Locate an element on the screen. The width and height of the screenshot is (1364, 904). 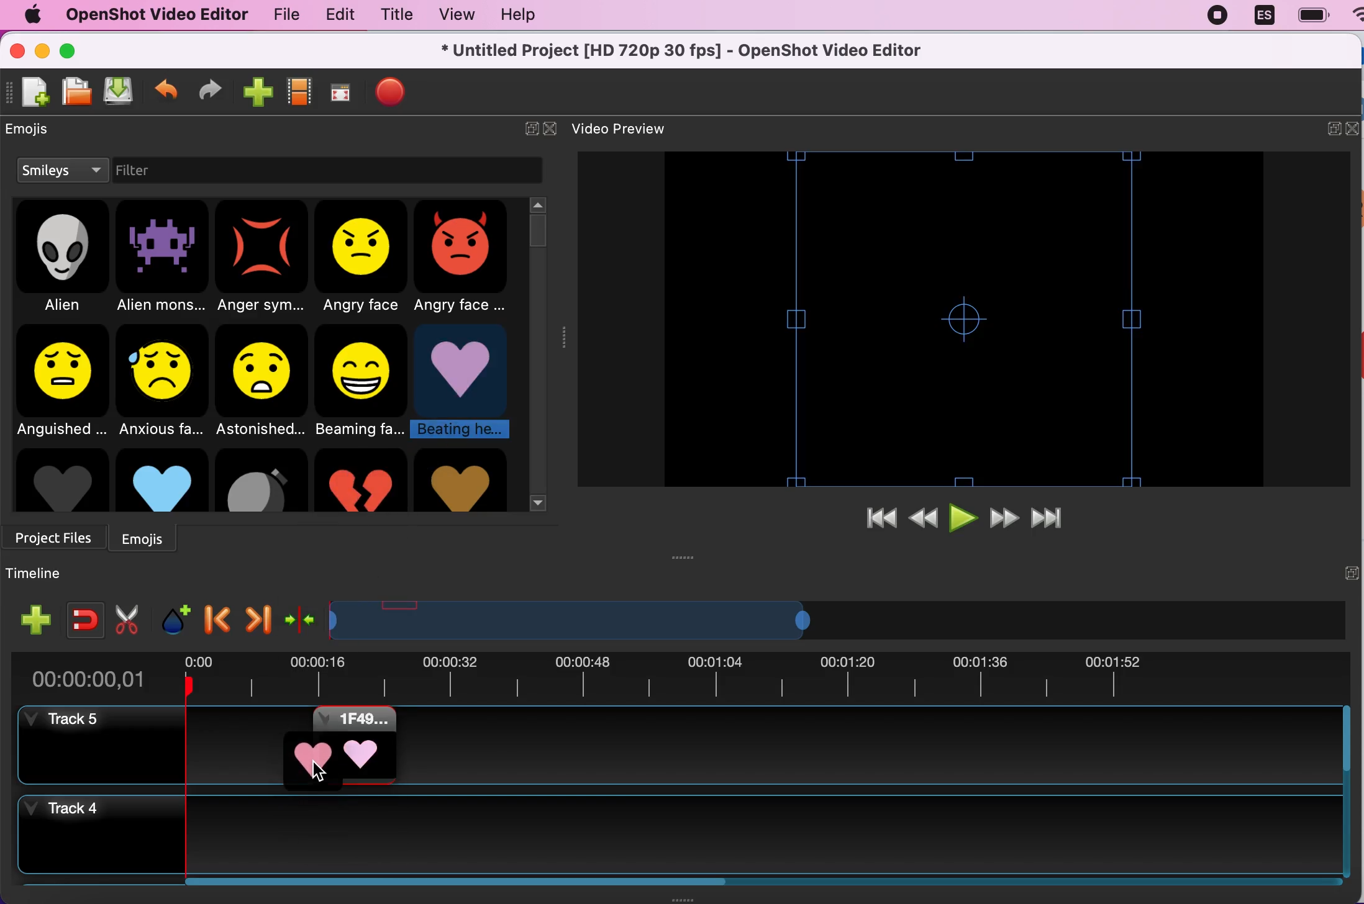
beating heart is located at coordinates (471, 384).